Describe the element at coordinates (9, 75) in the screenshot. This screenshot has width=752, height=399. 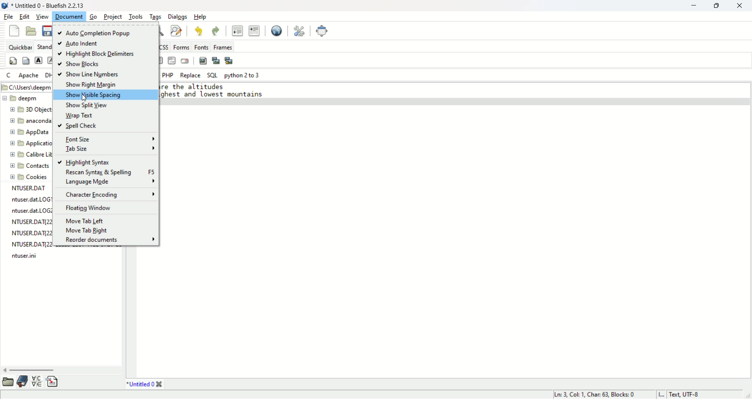
I see `C` at that location.